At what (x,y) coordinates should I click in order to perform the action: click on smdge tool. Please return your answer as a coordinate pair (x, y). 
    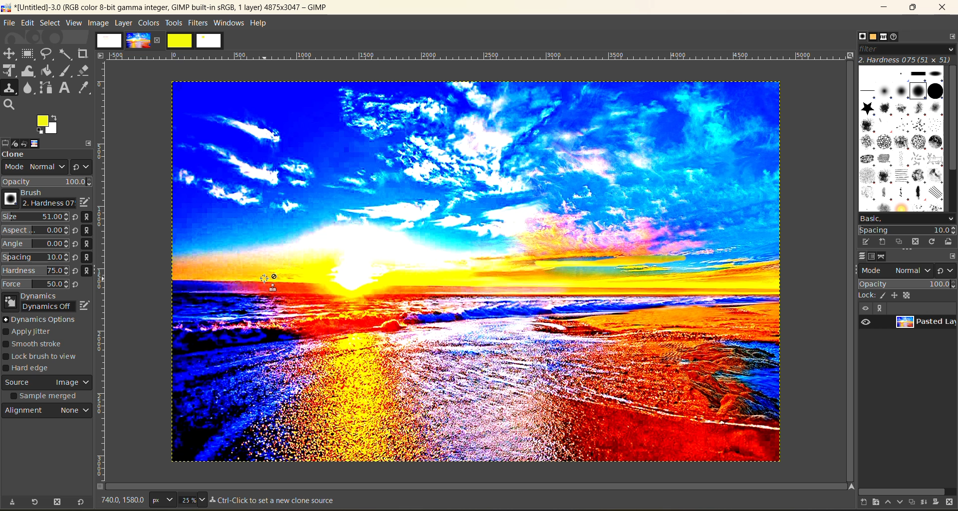
    Looking at the image, I should click on (28, 89).